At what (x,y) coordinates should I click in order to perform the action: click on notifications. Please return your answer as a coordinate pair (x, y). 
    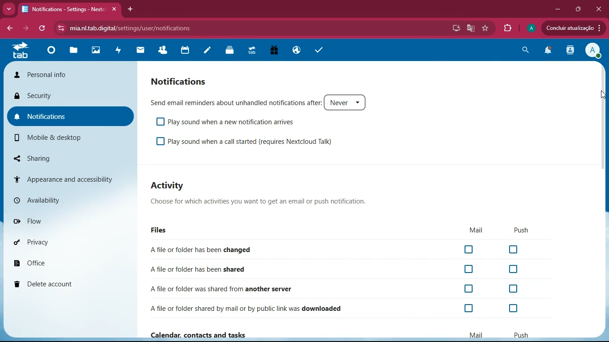
    Looking at the image, I should click on (550, 51).